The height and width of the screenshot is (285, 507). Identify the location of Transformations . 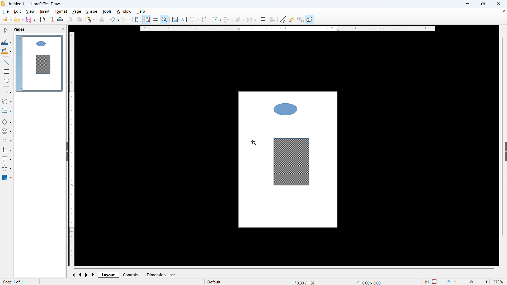
(216, 20).